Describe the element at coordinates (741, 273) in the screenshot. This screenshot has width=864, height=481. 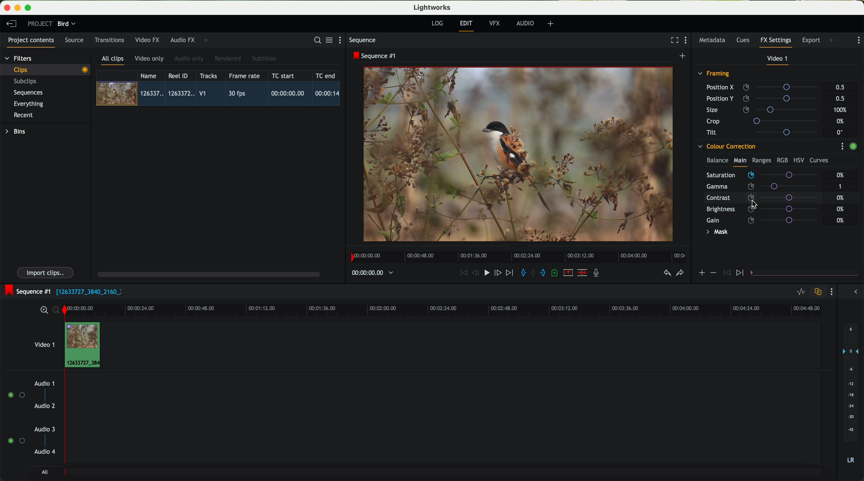
I see `icon` at that location.